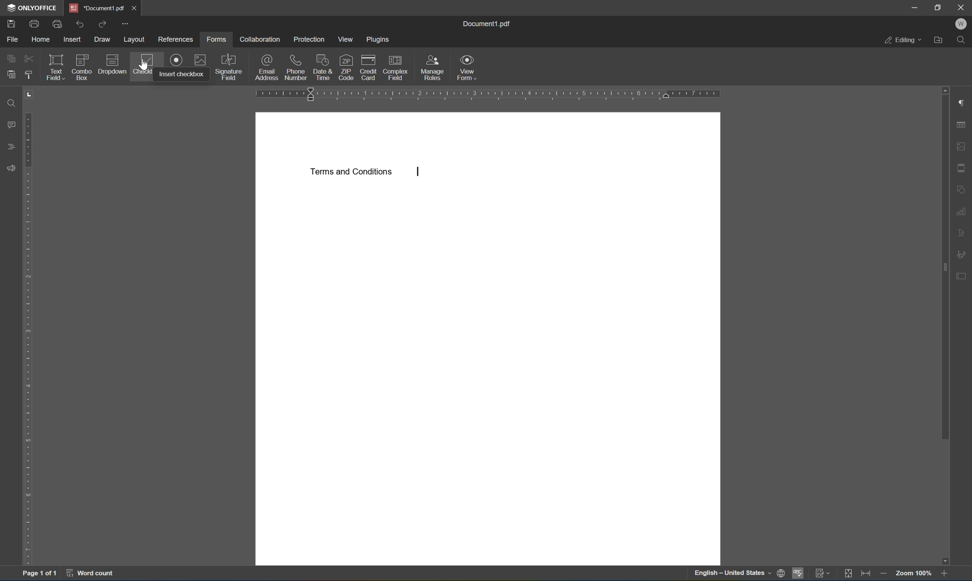  I want to click on open file location, so click(939, 40).